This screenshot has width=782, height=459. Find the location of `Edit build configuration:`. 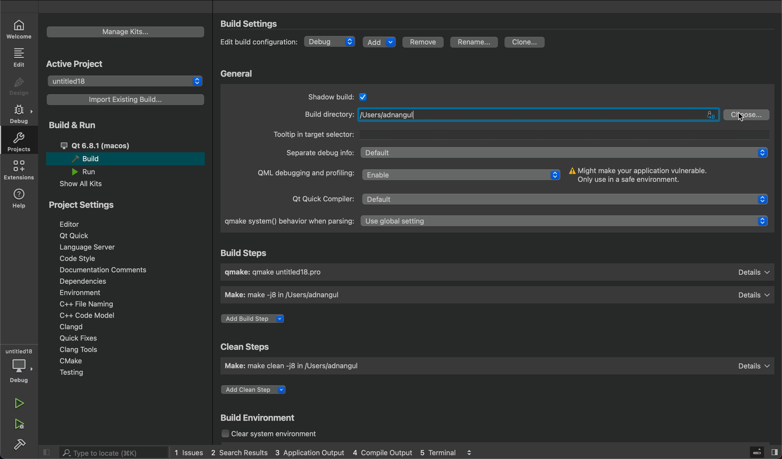

Edit build configuration: is located at coordinates (258, 42).